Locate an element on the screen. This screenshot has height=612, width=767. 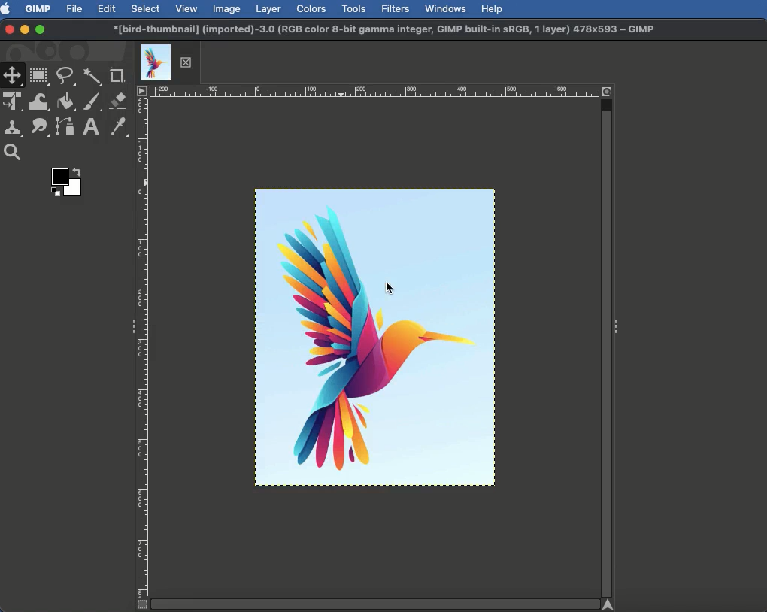
Paths is located at coordinates (65, 127).